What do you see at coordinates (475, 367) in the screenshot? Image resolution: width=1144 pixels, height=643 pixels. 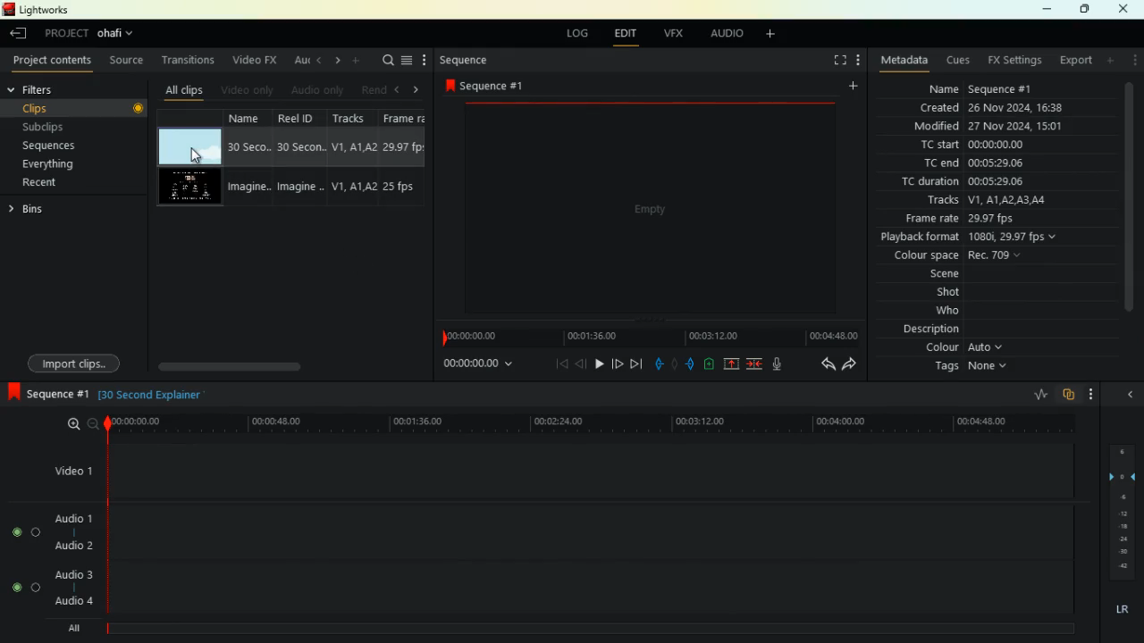 I see `time` at bounding box center [475, 367].